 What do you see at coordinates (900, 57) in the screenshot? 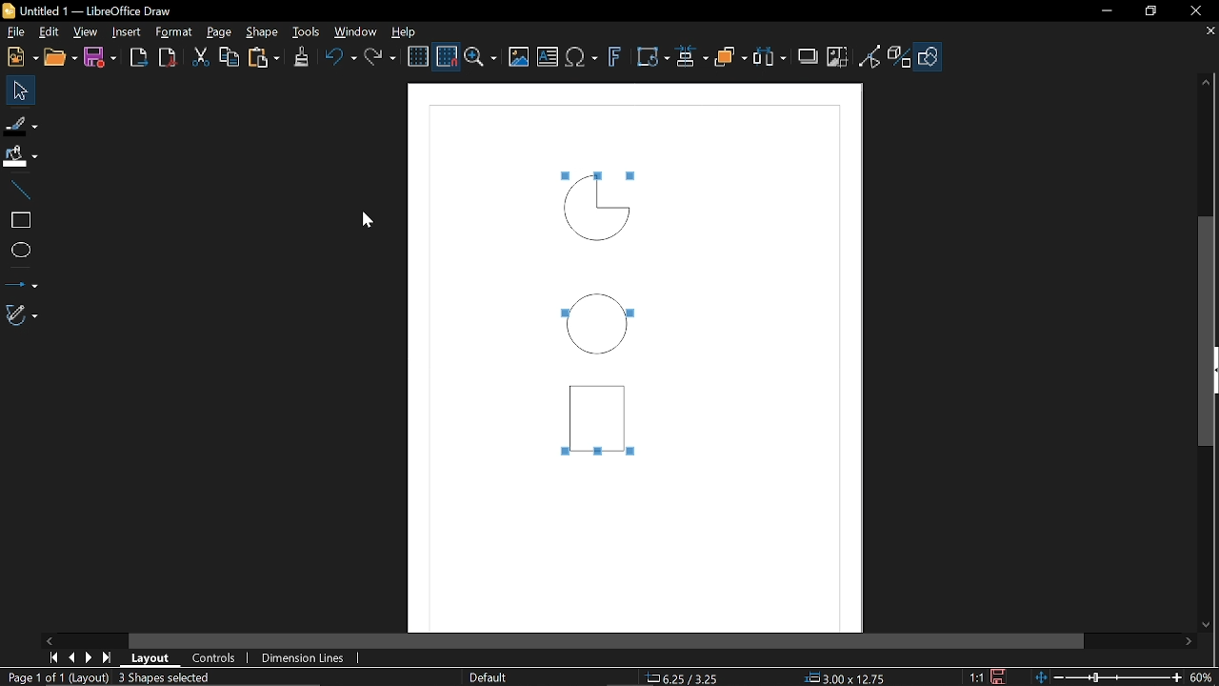
I see `Toggle extrusion` at bounding box center [900, 57].